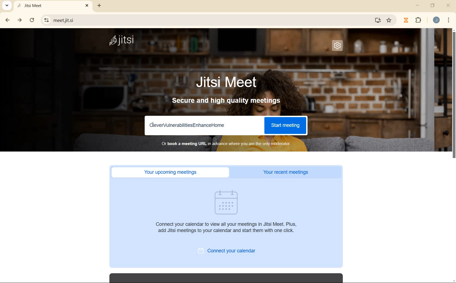  I want to click on MINIMIZE, so click(417, 5).